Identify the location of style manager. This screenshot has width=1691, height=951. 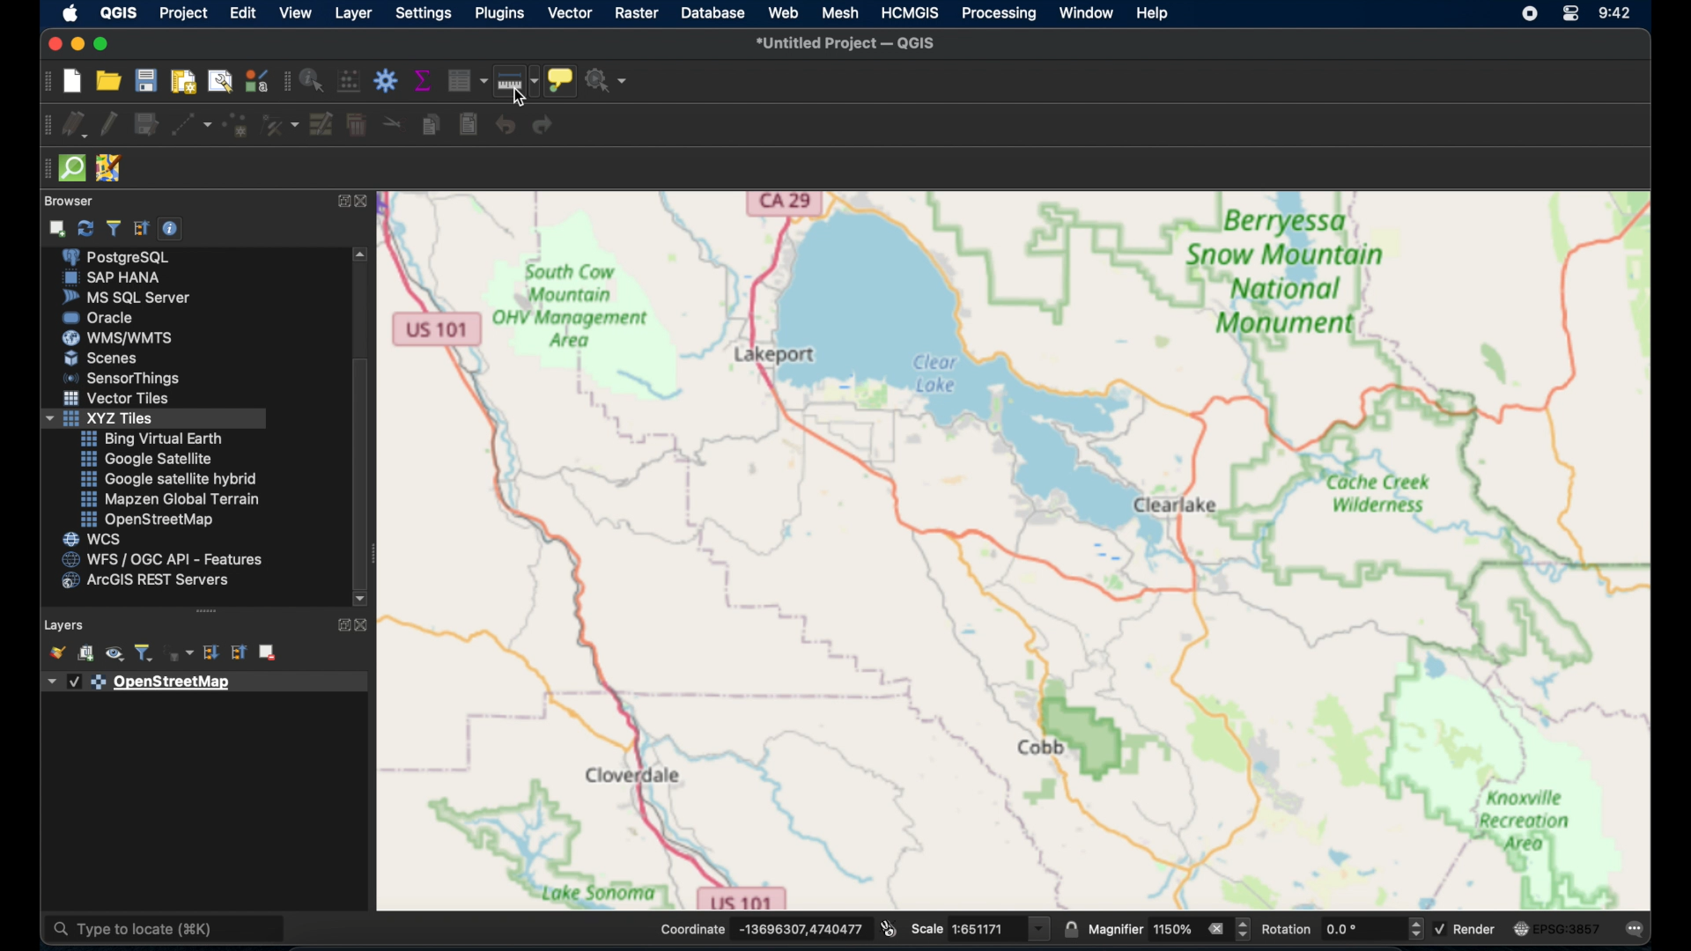
(281, 126).